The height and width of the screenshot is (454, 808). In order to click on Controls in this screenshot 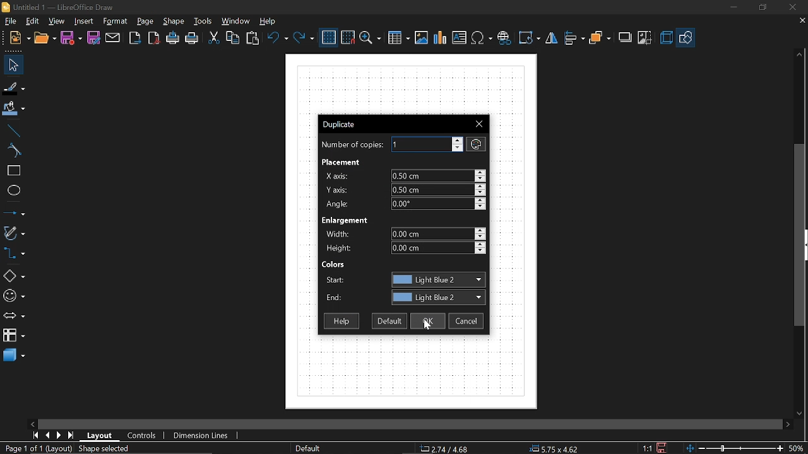, I will do `click(143, 436)`.